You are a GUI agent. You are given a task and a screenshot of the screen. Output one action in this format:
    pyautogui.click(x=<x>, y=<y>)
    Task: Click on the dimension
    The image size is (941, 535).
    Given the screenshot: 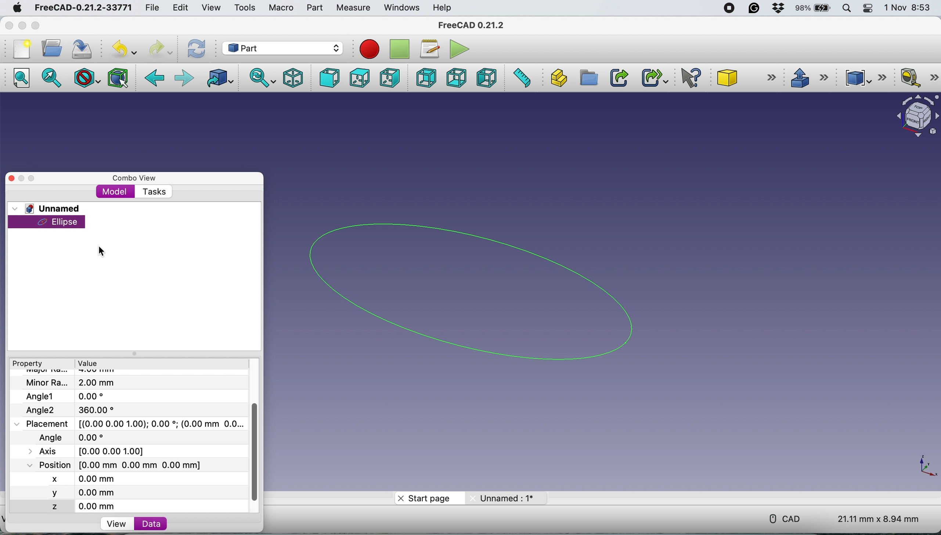 What is the action you would take?
    pyautogui.click(x=880, y=519)
    